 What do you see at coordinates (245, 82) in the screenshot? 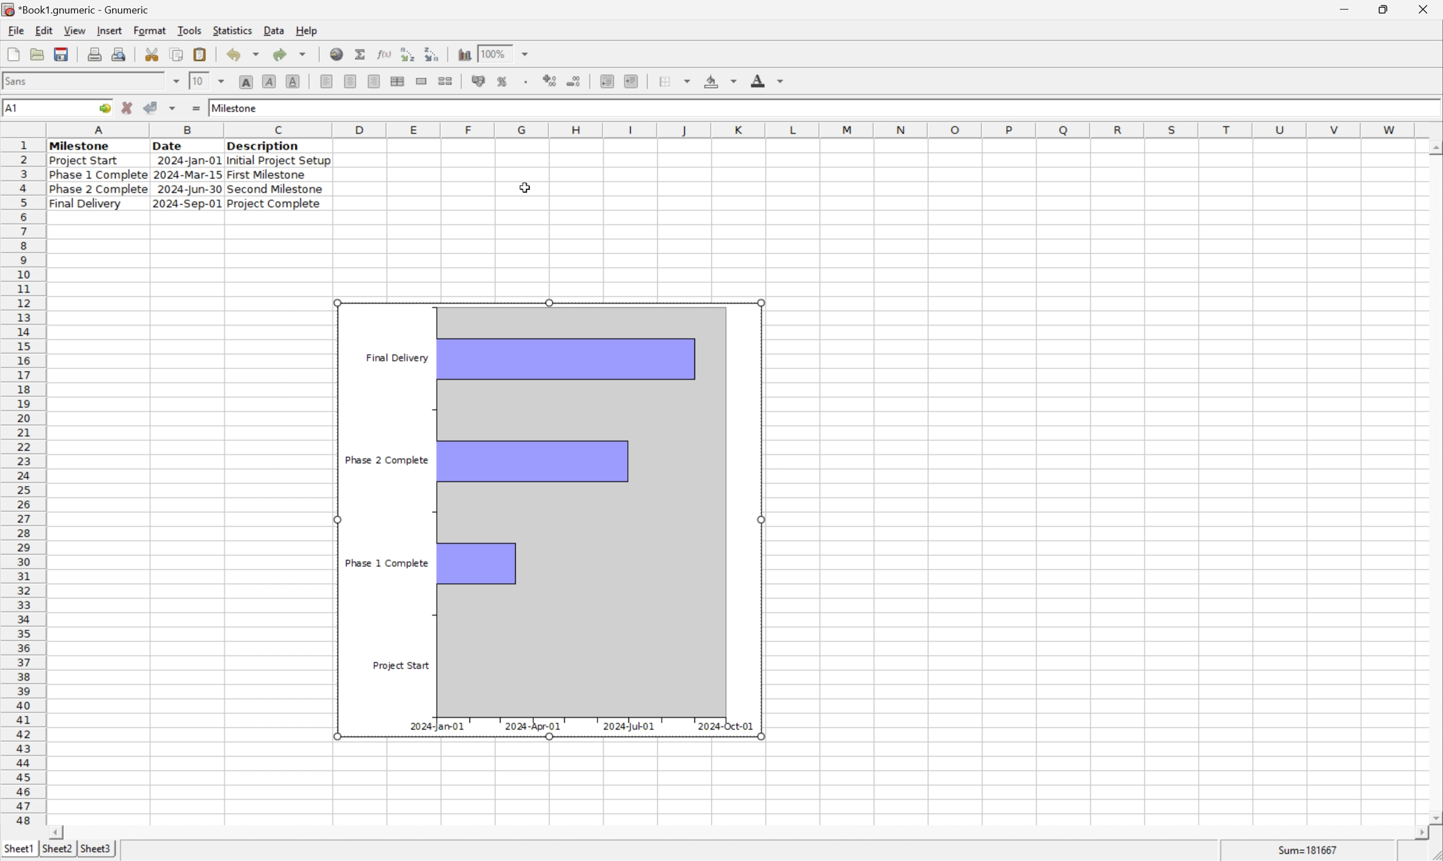
I see `bold` at bounding box center [245, 82].